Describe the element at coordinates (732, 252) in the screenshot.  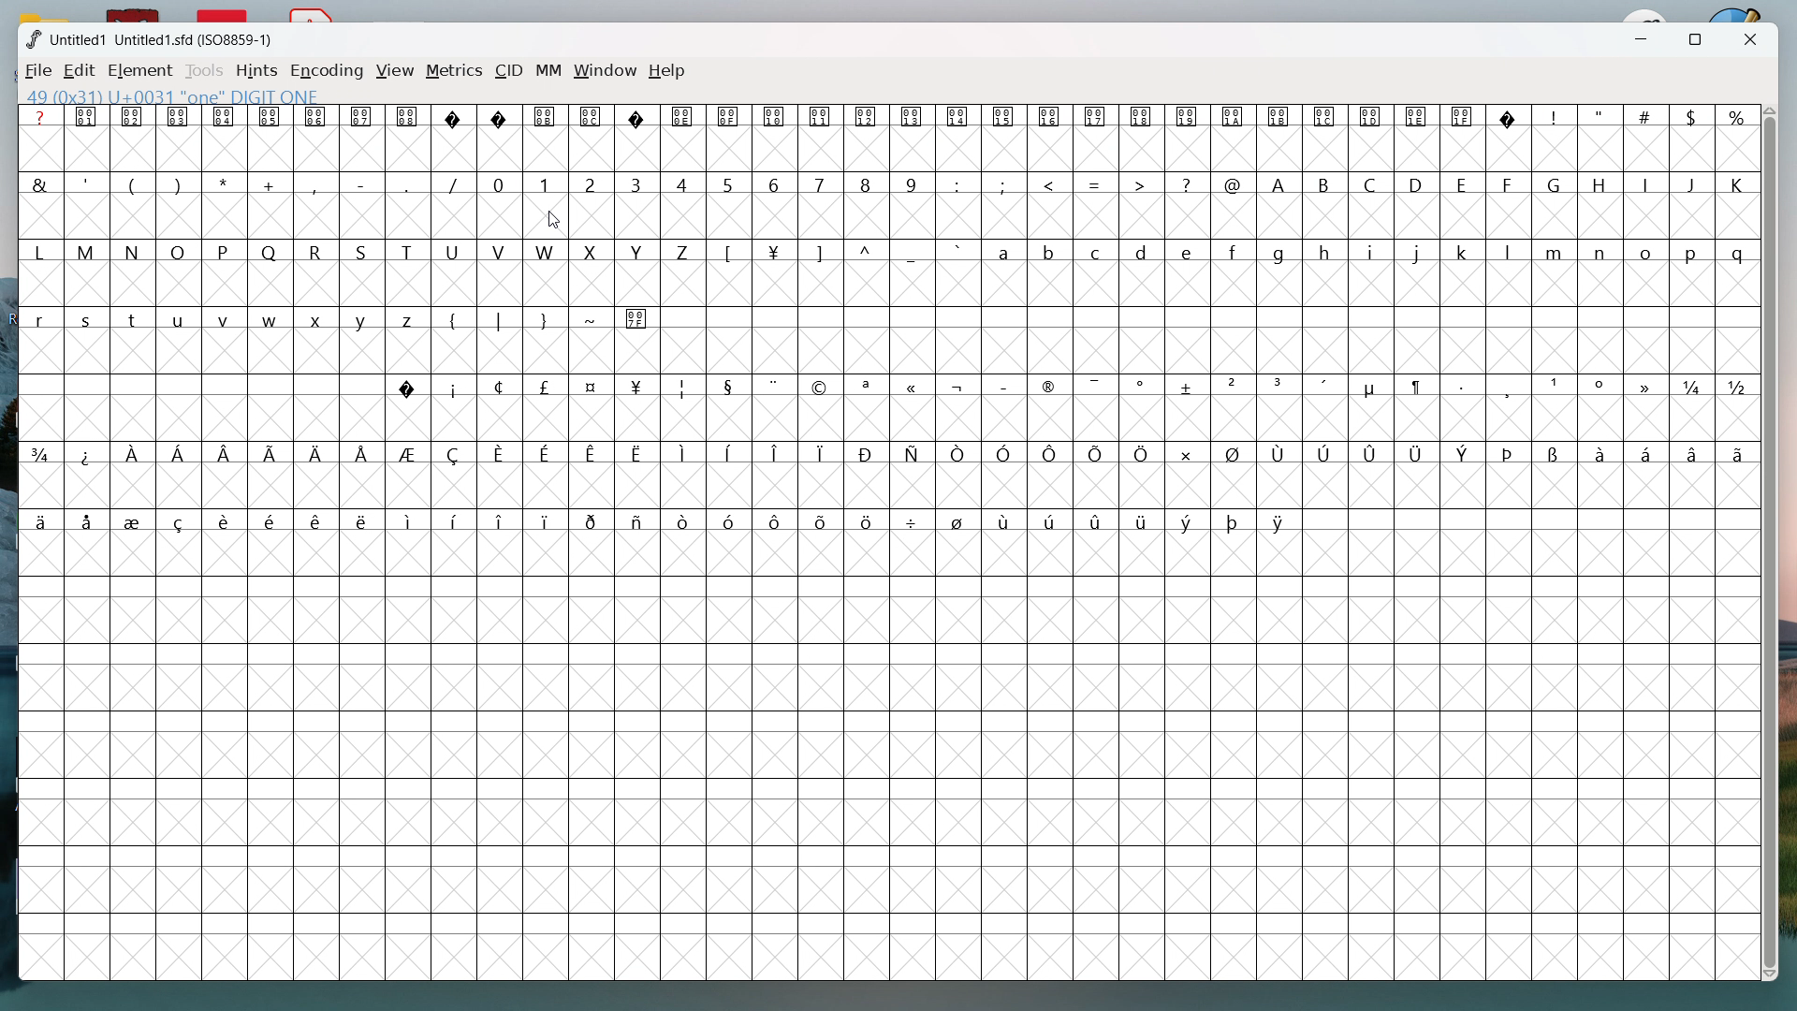
I see `[` at that location.